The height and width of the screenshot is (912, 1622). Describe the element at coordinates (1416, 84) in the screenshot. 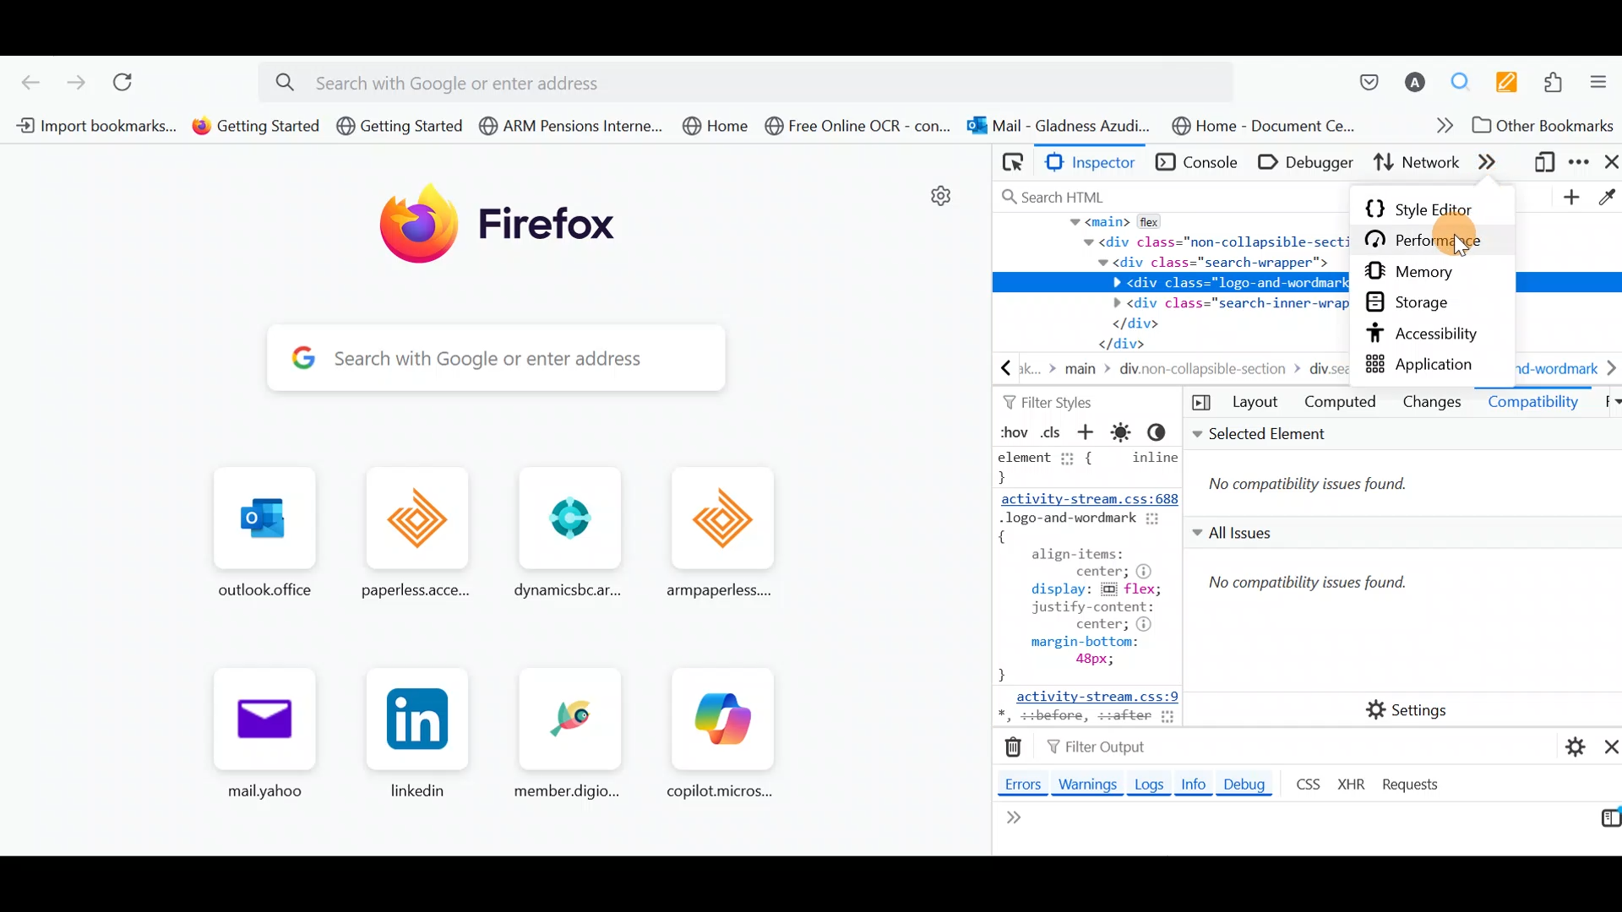

I see `Account` at that location.